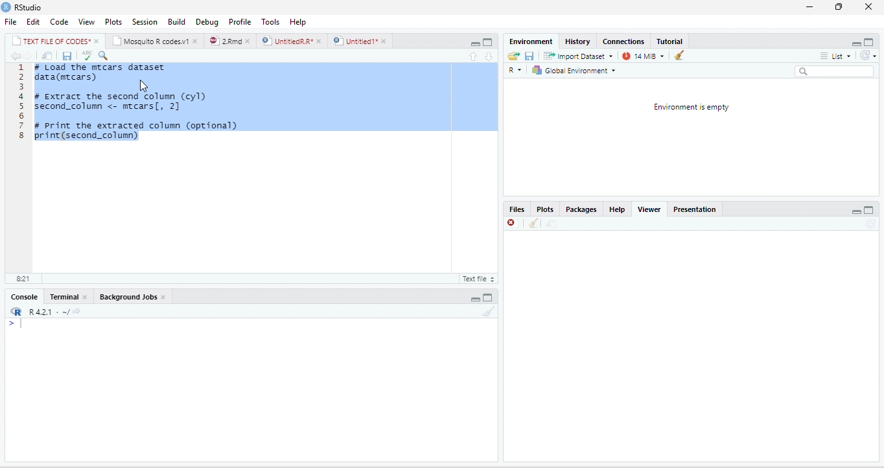 The width and height of the screenshot is (884, 468). Describe the element at coordinates (698, 209) in the screenshot. I see `Presentation` at that location.